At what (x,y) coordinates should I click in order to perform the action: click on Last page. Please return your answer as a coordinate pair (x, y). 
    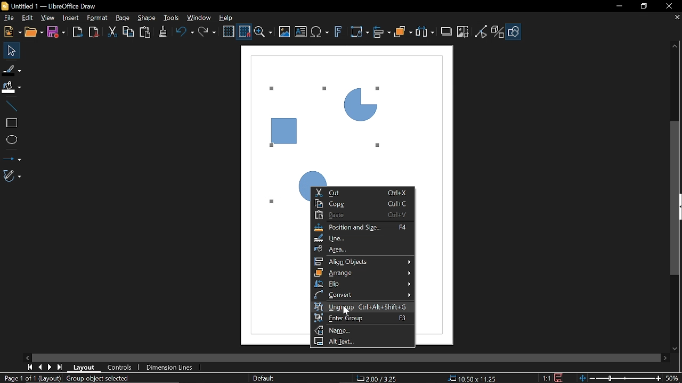
    Looking at the image, I should click on (61, 367).